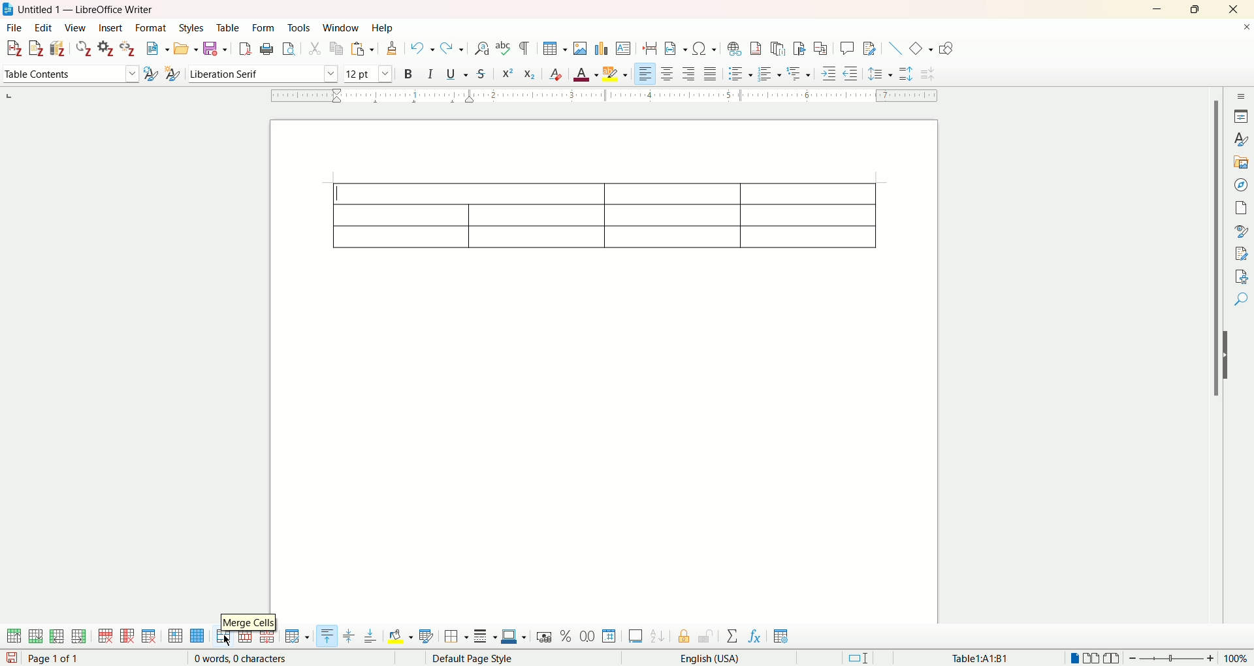 This screenshot has width=1254, height=666. Describe the element at coordinates (579, 48) in the screenshot. I see `insert images` at that location.